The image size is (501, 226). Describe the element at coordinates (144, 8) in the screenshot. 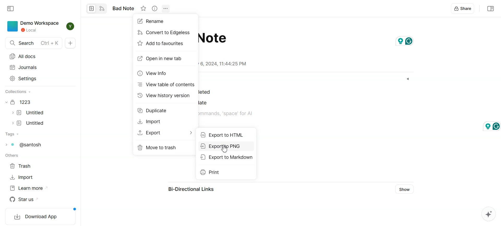

I see `Not starred` at that location.